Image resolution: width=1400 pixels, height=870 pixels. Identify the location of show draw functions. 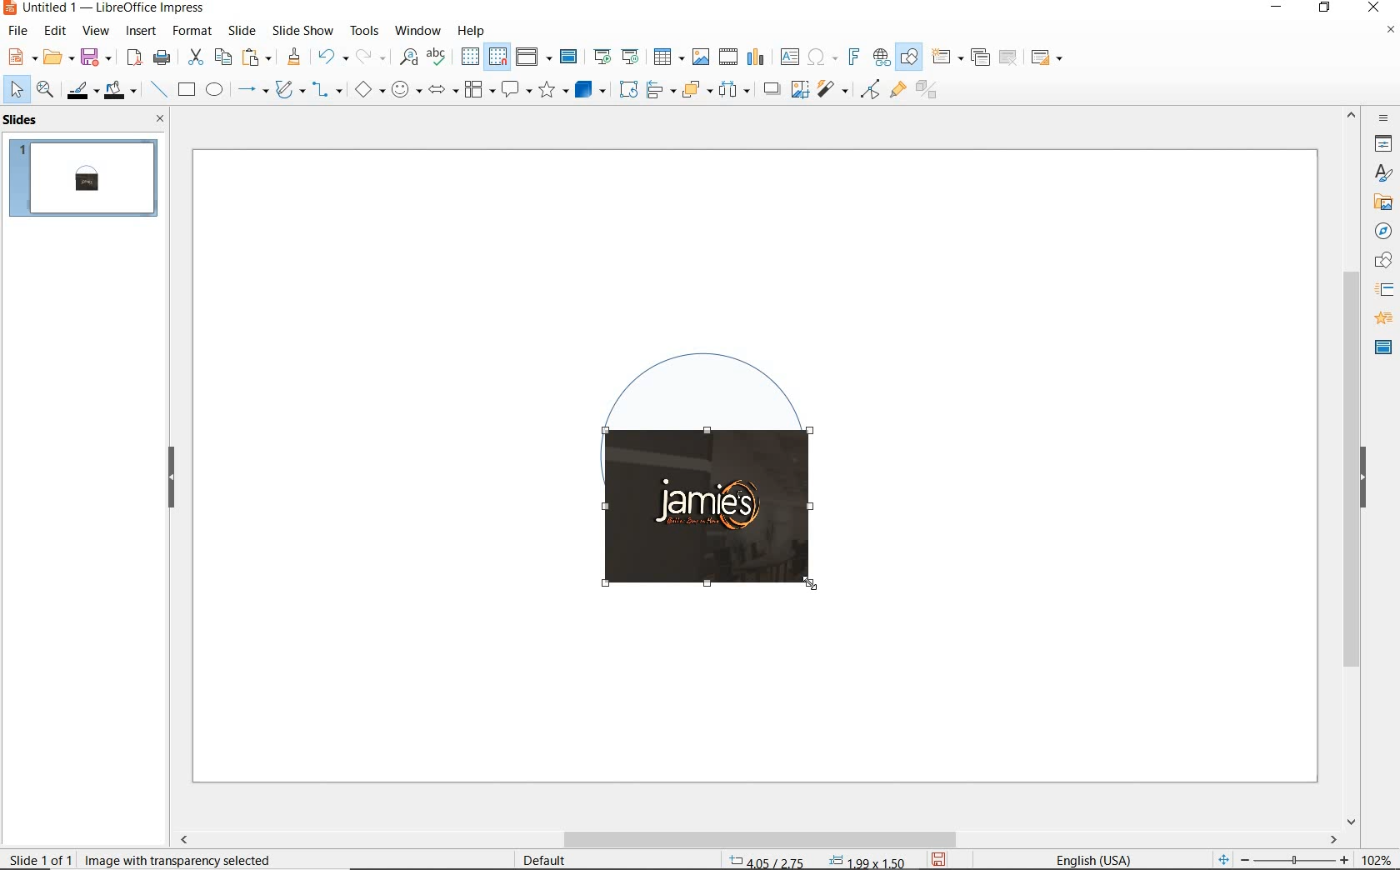
(909, 57).